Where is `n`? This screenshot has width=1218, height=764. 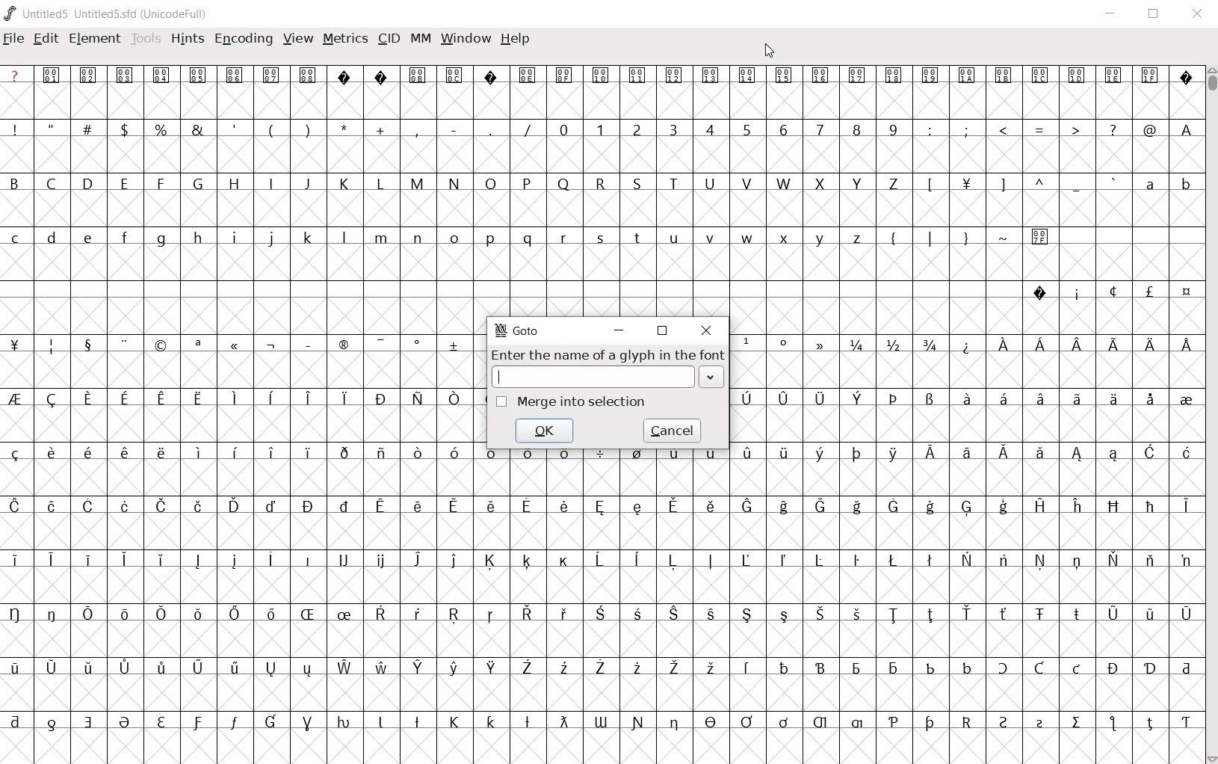
n is located at coordinates (418, 239).